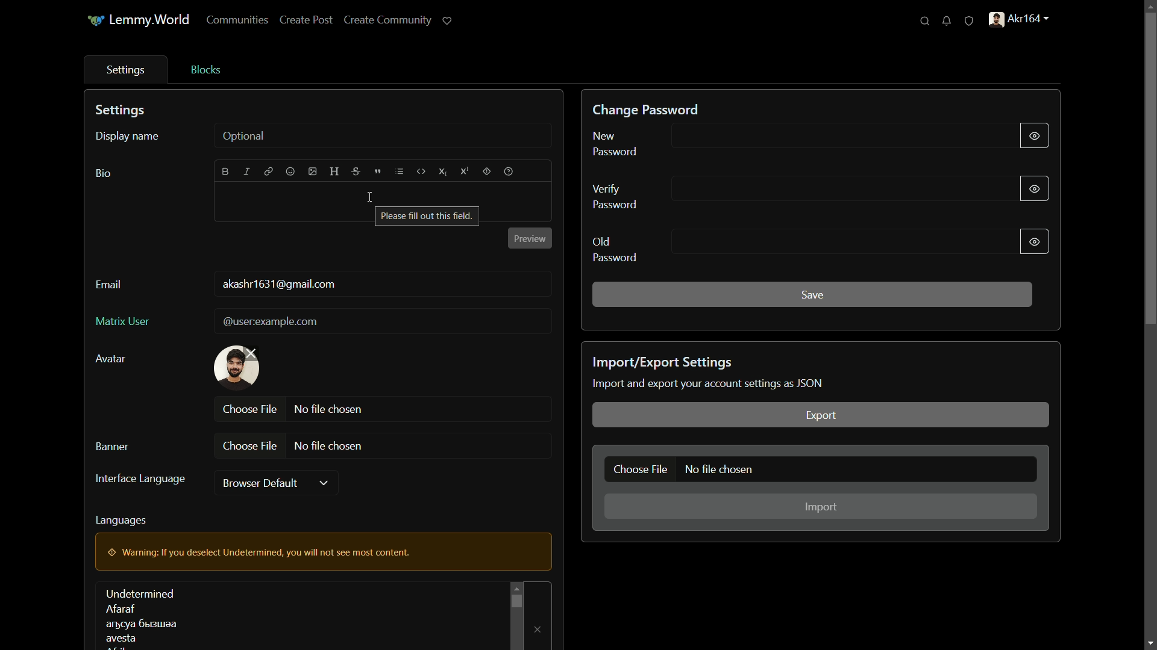 This screenshot has height=650, width=1157. Describe the element at coordinates (306, 19) in the screenshot. I see `create post` at that location.